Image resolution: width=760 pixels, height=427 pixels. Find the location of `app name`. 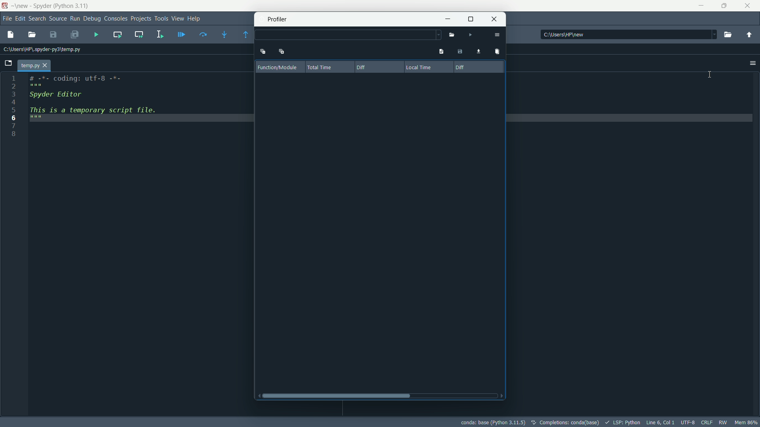

app name is located at coordinates (42, 6).